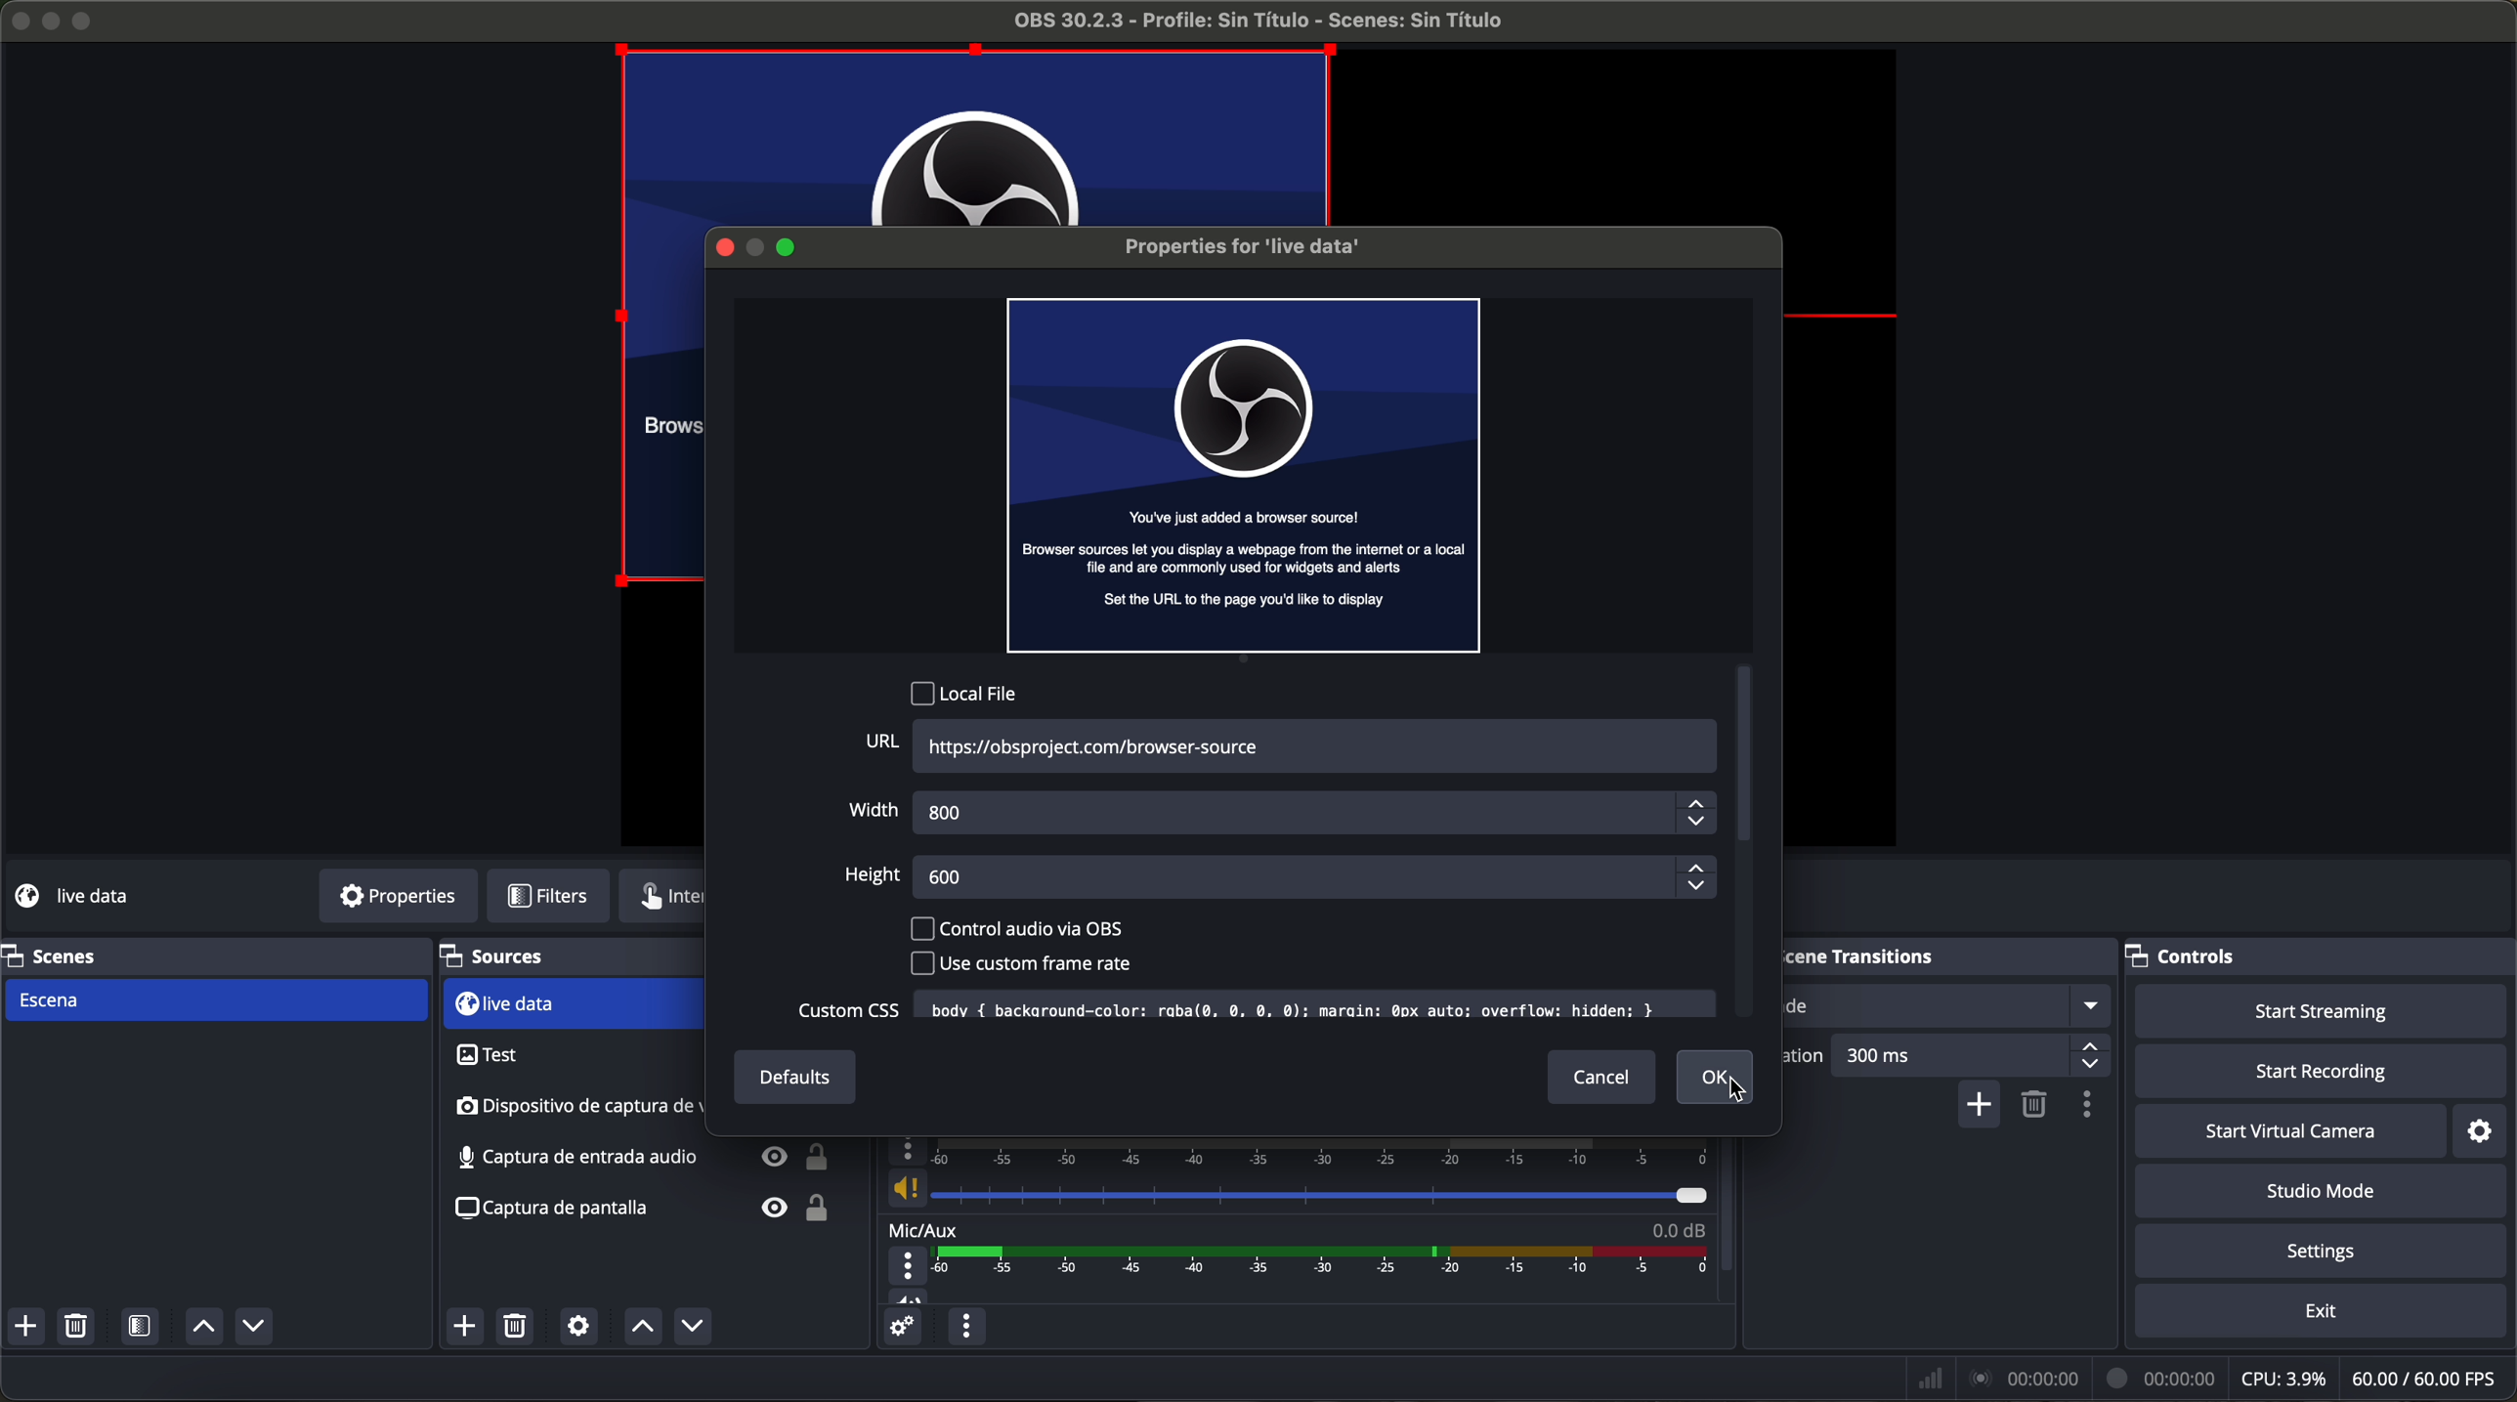 This screenshot has height=1402, width=2517. Describe the element at coordinates (467, 1327) in the screenshot. I see `click on add source` at that location.